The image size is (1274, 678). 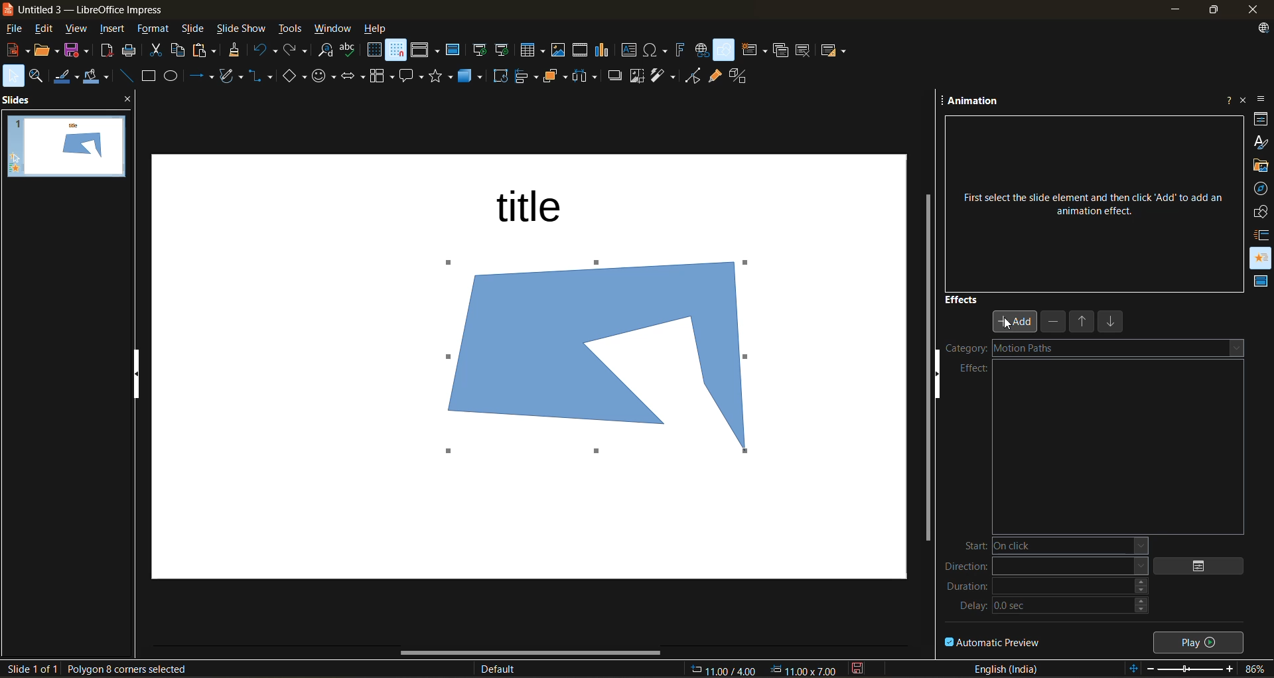 I want to click on minimize, so click(x=1172, y=11).